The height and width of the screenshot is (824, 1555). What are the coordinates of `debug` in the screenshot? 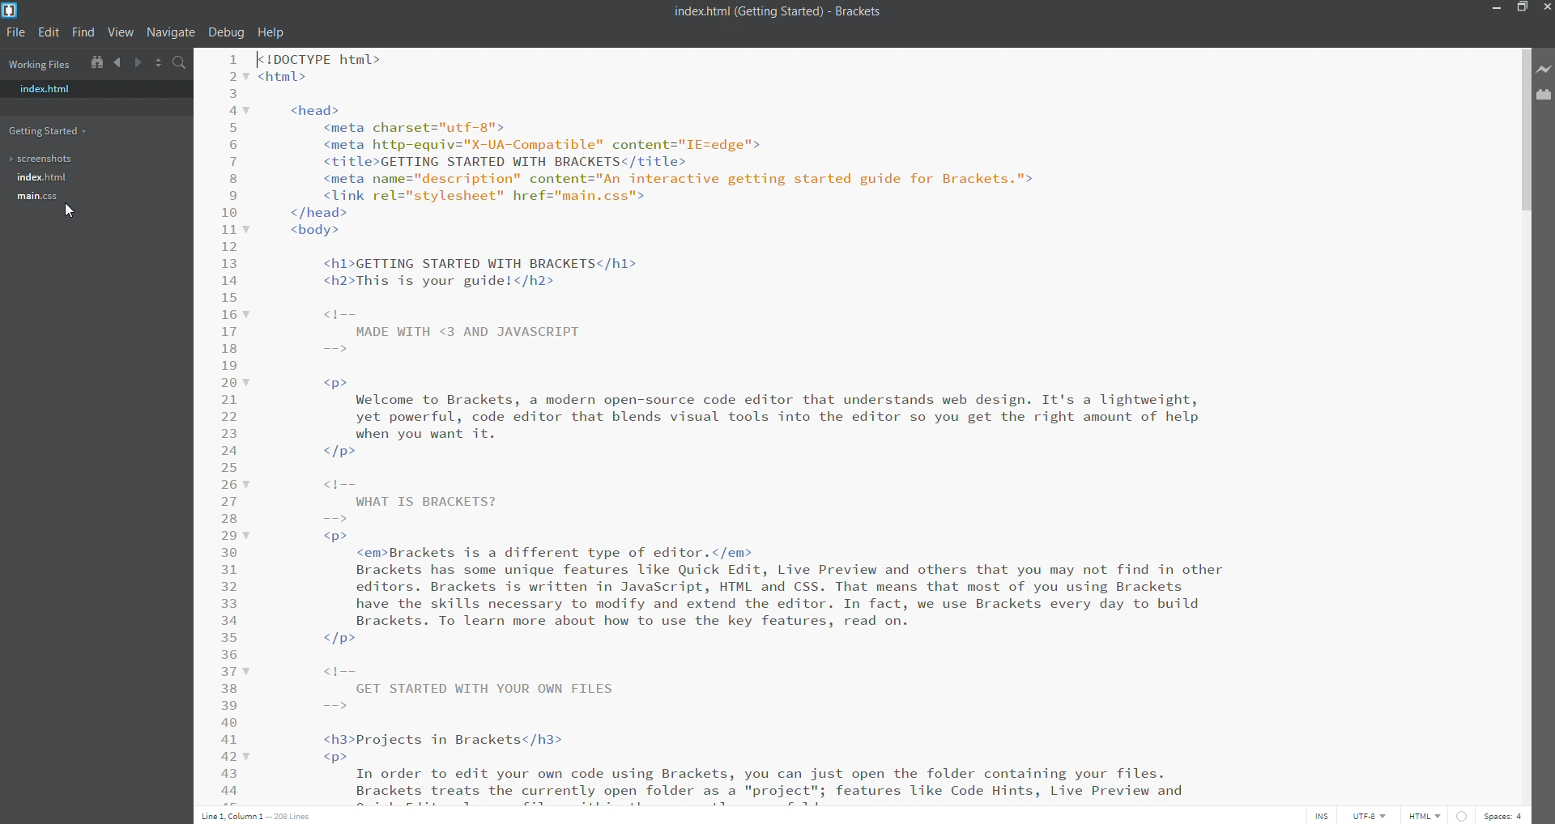 It's located at (224, 32).